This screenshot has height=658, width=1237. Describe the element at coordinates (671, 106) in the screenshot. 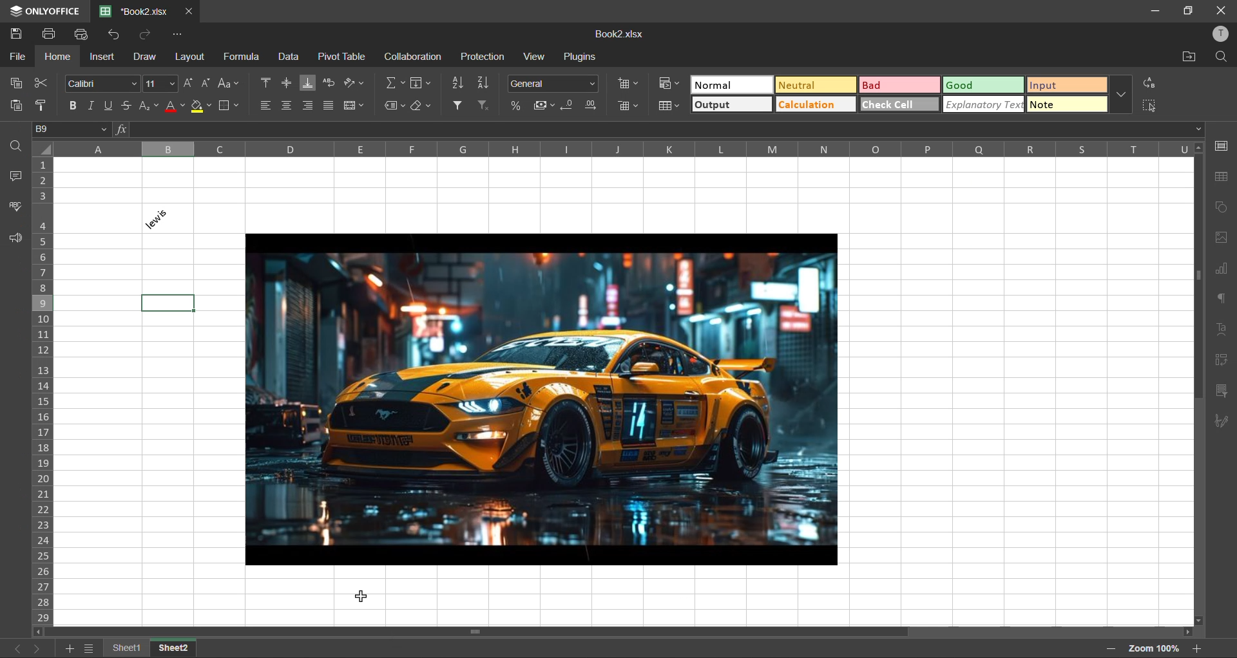

I see `format as table` at that location.